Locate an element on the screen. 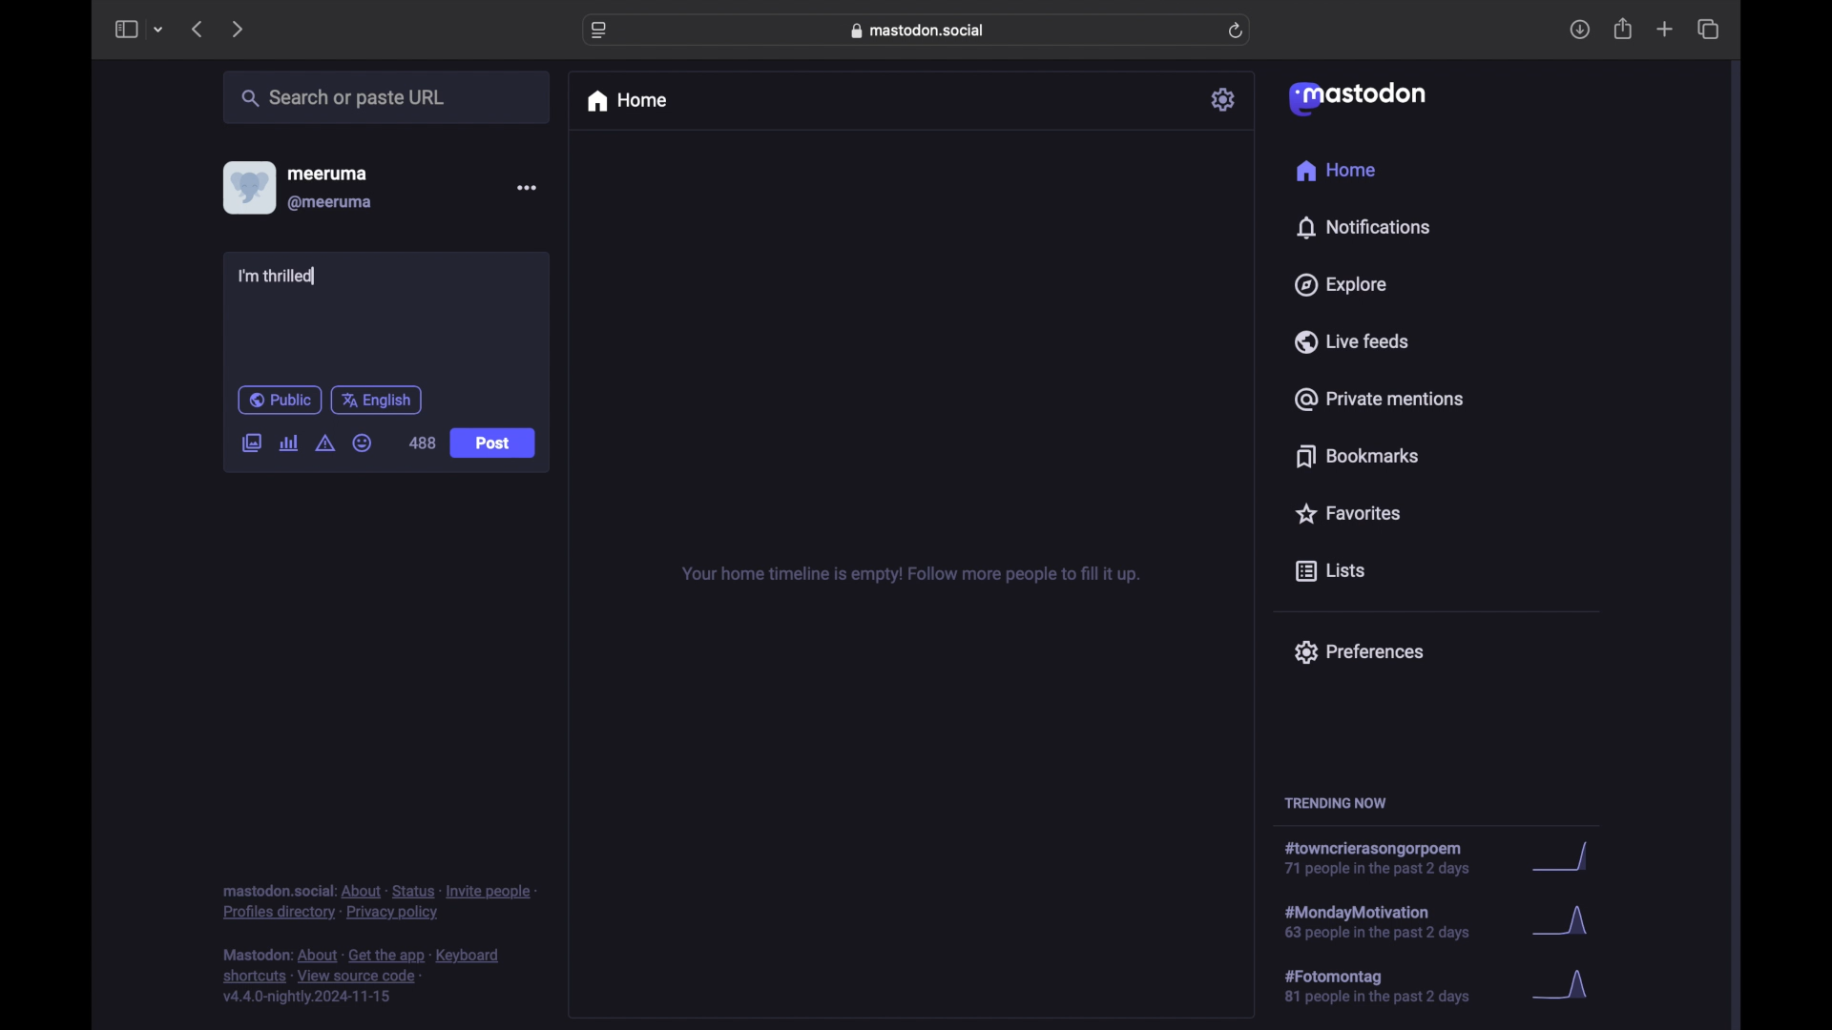 The image size is (1832, 1030). home is located at coordinates (626, 101).